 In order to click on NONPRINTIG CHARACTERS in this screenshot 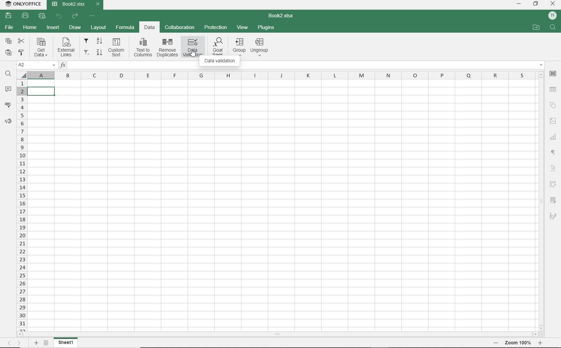, I will do `click(554, 153)`.